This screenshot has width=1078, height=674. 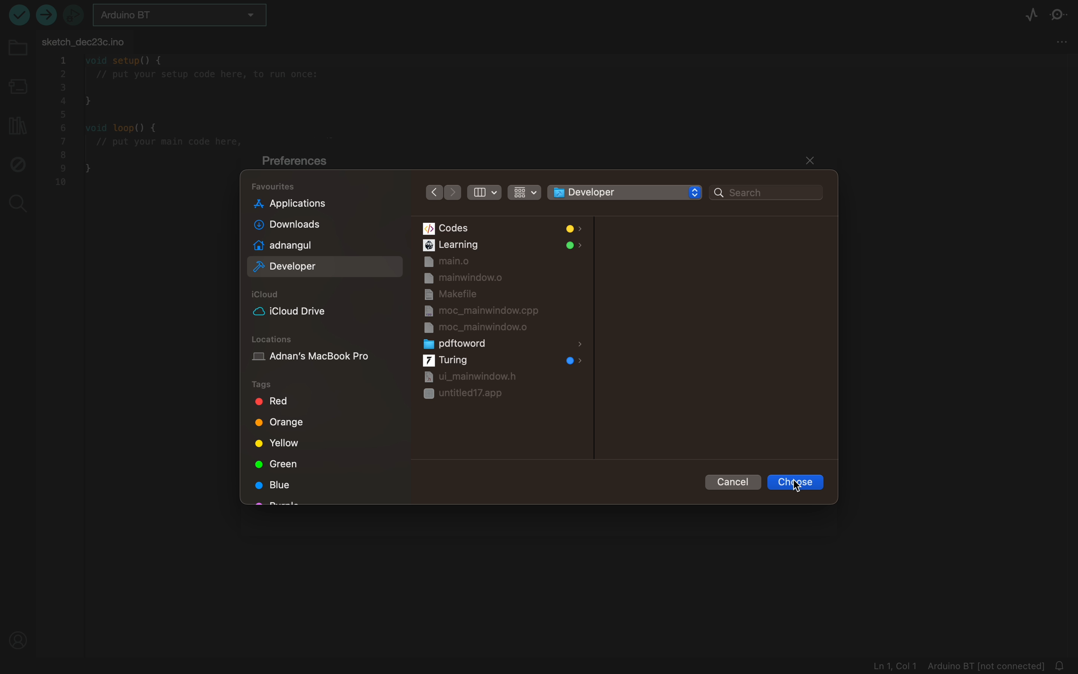 What do you see at coordinates (321, 353) in the screenshot?
I see `location` at bounding box center [321, 353].